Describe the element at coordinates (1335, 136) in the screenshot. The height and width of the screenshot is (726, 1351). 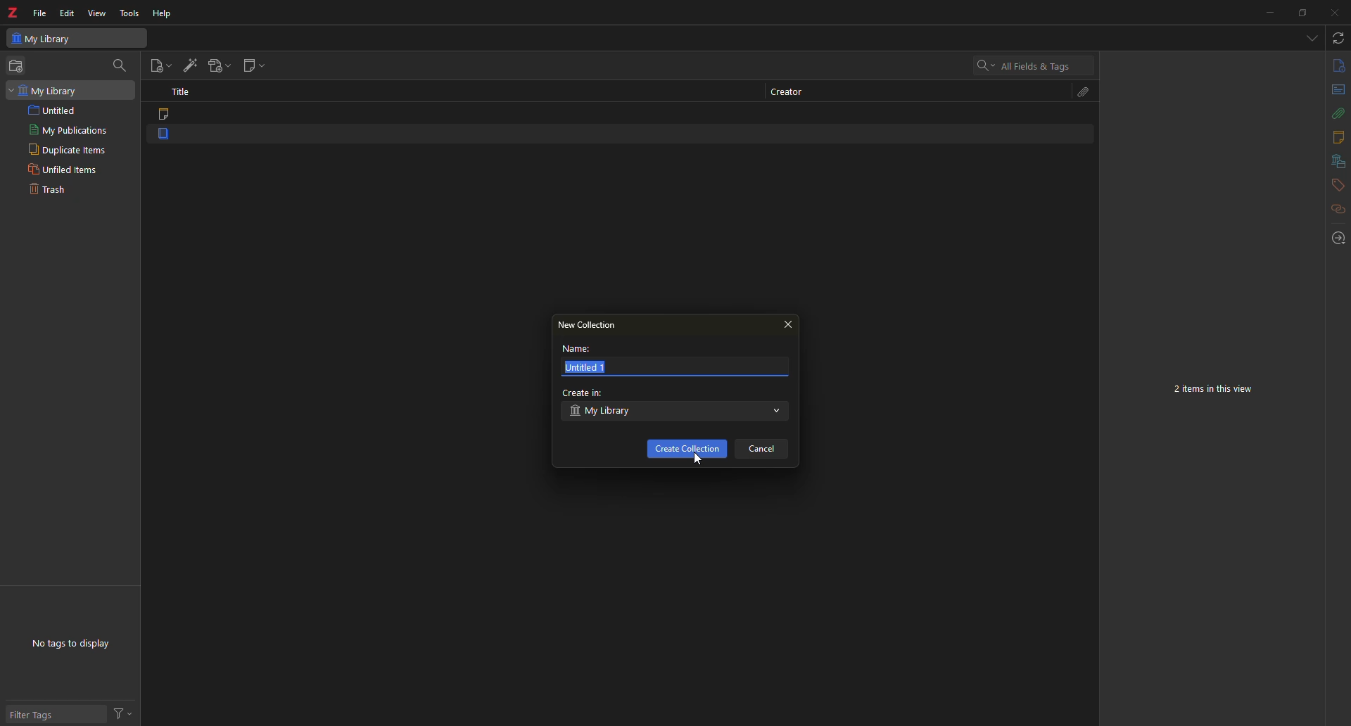
I see `notes` at that location.